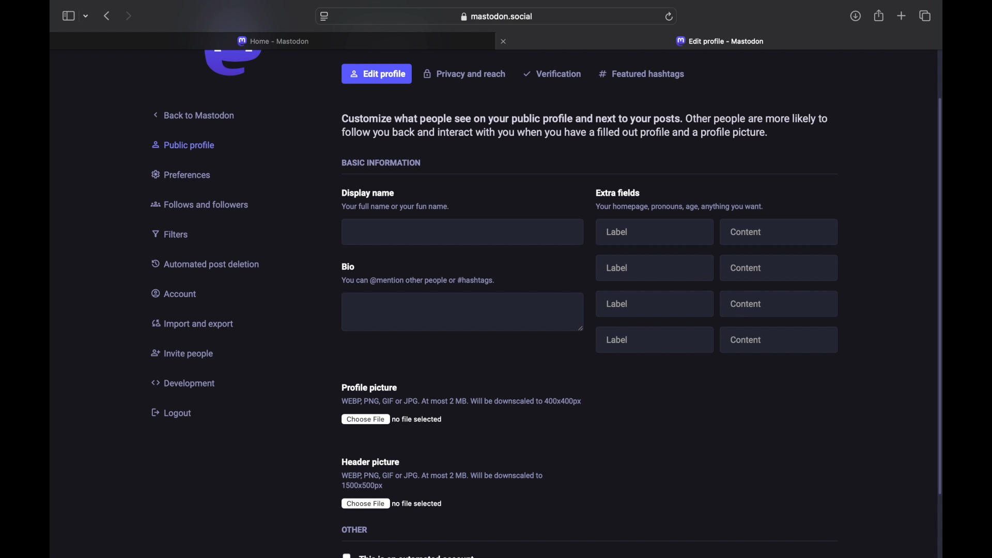 This screenshot has height=558, width=992. Describe the element at coordinates (364, 503) in the screenshot. I see `choose file` at that location.